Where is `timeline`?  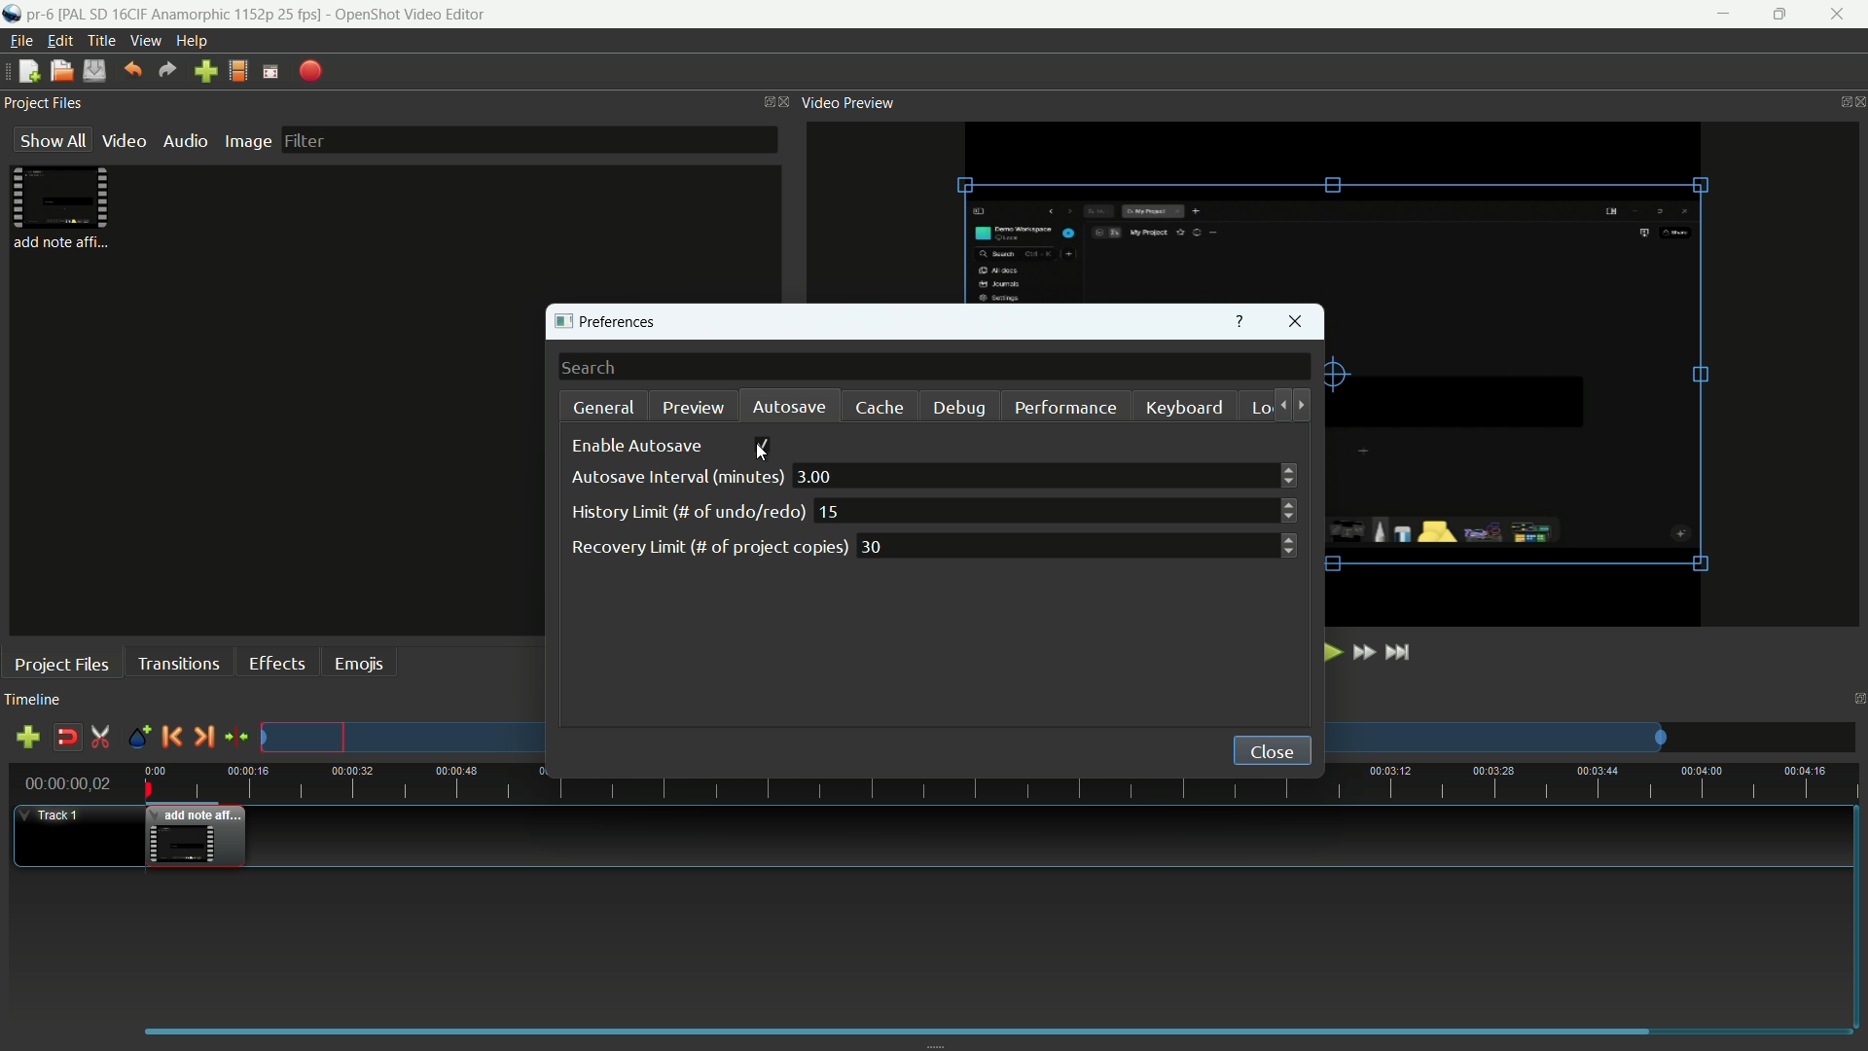
timeline is located at coordinates (33, 698).